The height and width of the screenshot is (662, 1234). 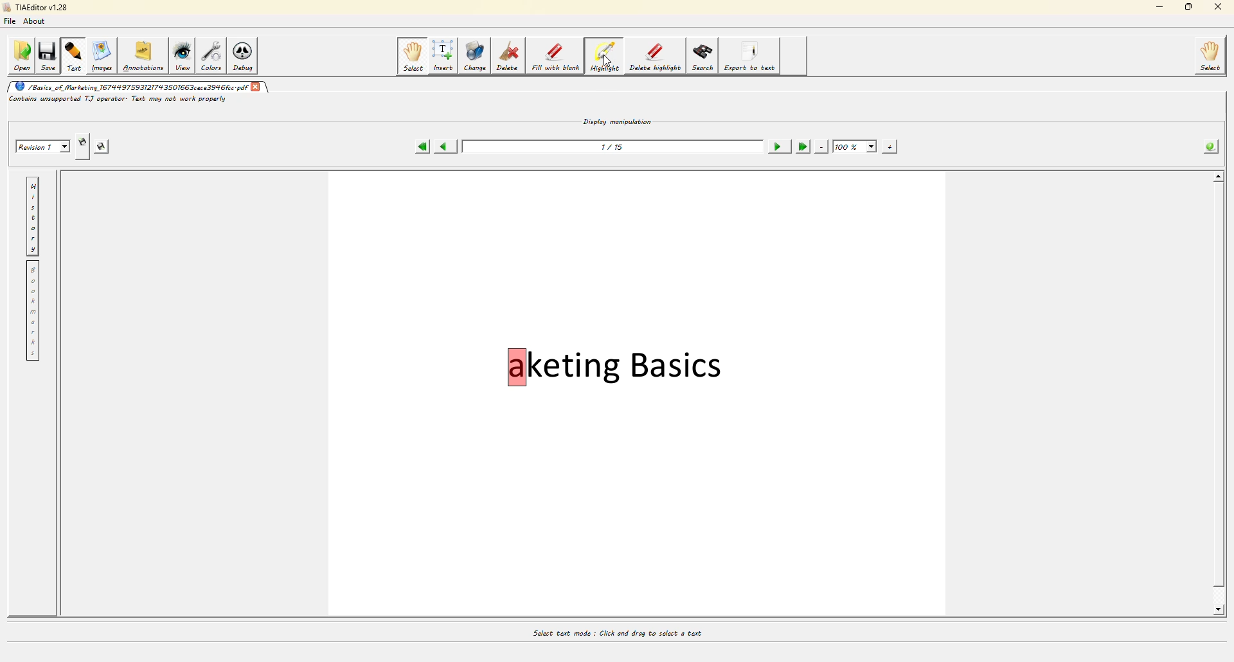 What do you see at coordinates (507, 56) in the screenshot?
I see `delete` at bounding box center [507, 56].